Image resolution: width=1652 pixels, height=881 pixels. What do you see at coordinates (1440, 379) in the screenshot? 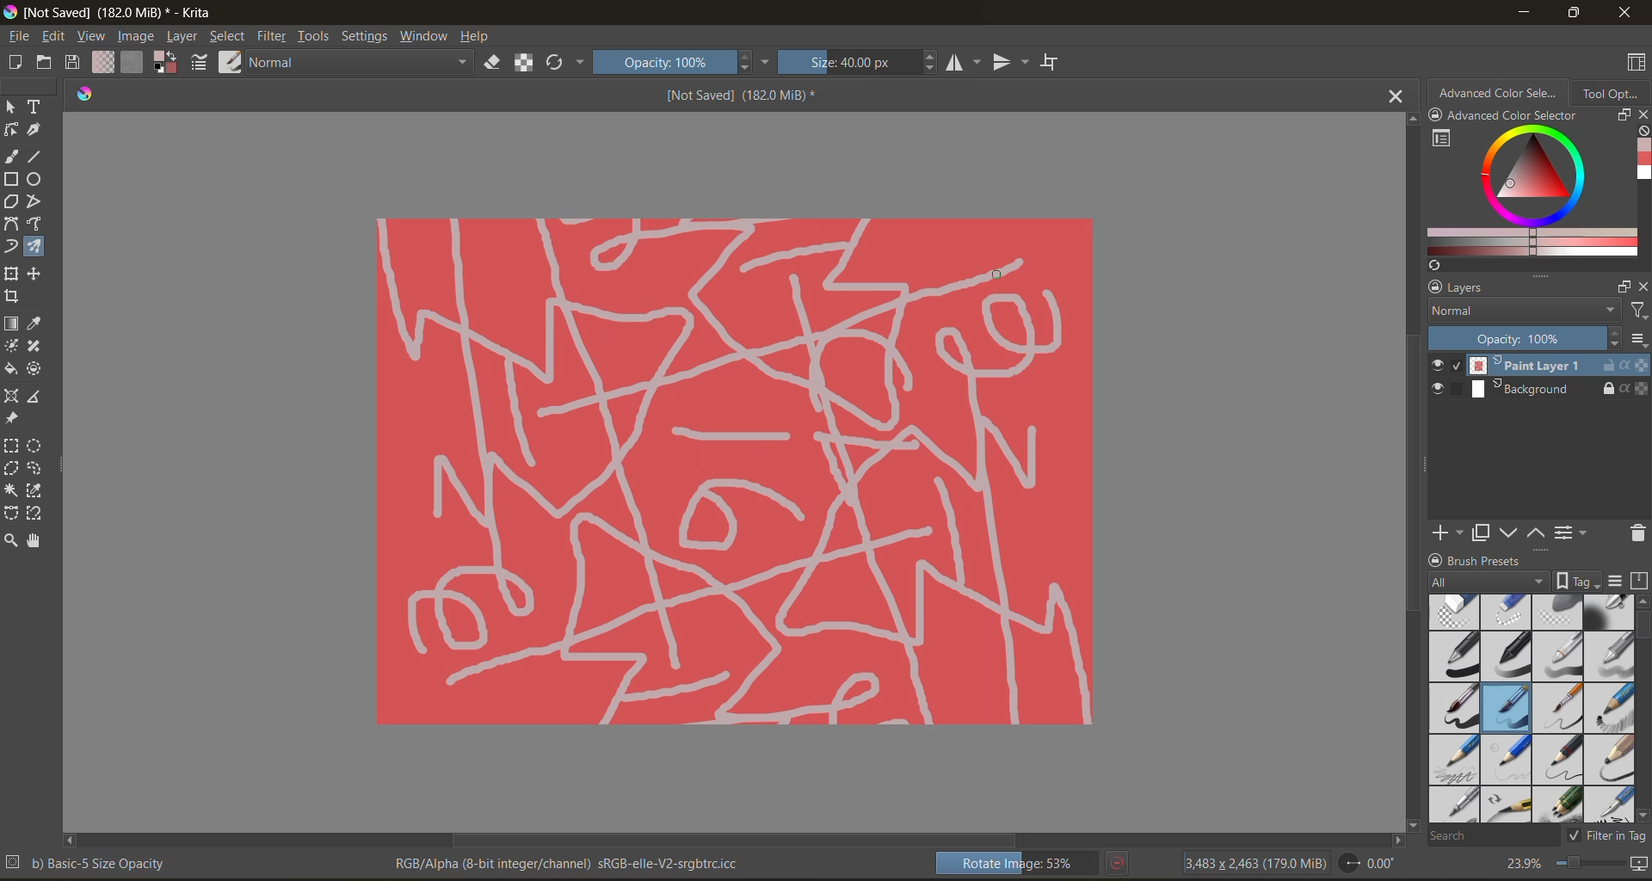
I see `preview` at bounding box center [1440, 379].